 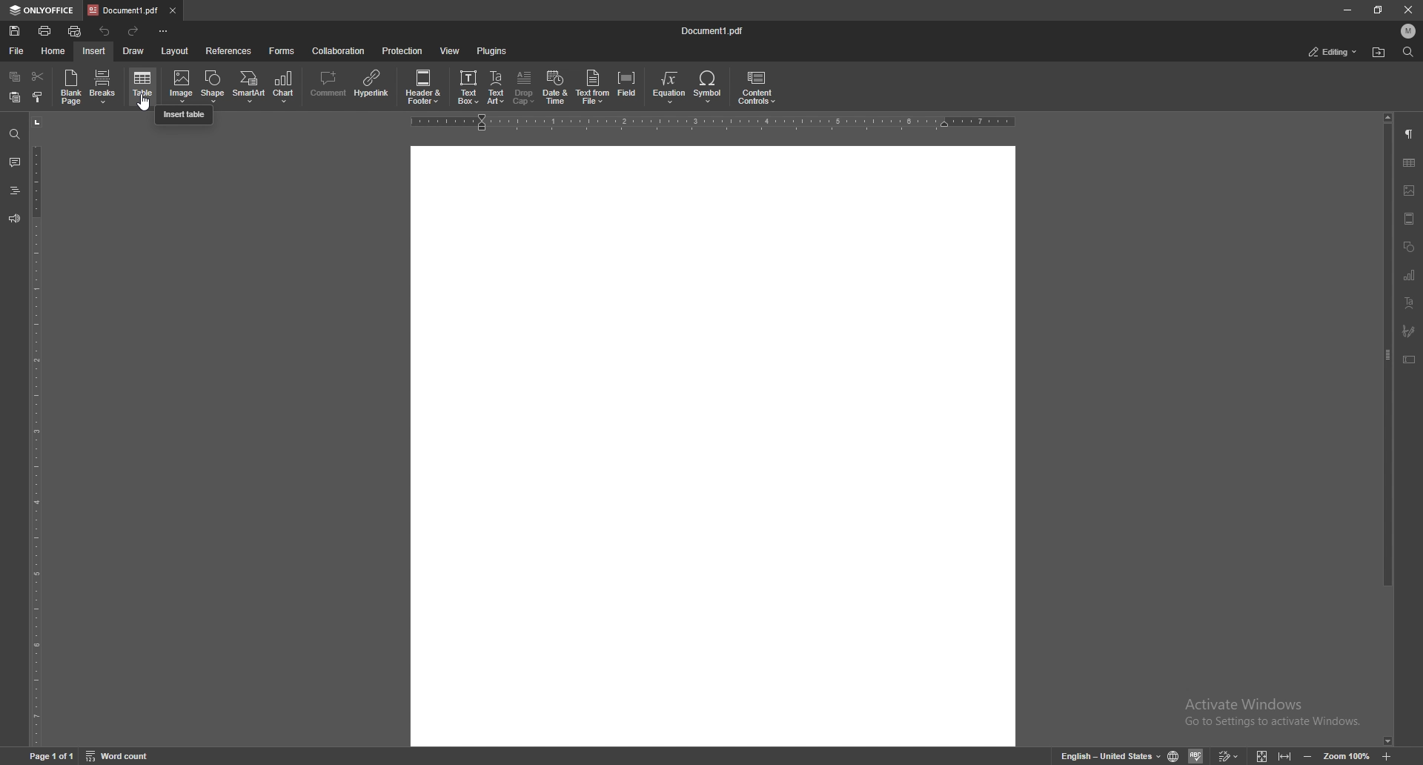 I want to click on home, so click(x=53, y=51).